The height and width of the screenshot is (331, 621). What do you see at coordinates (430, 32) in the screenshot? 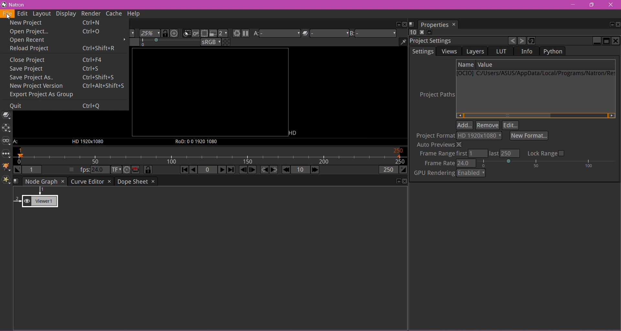
I see `Minimize/Maximize all panels` at bounding box center [430, 32].